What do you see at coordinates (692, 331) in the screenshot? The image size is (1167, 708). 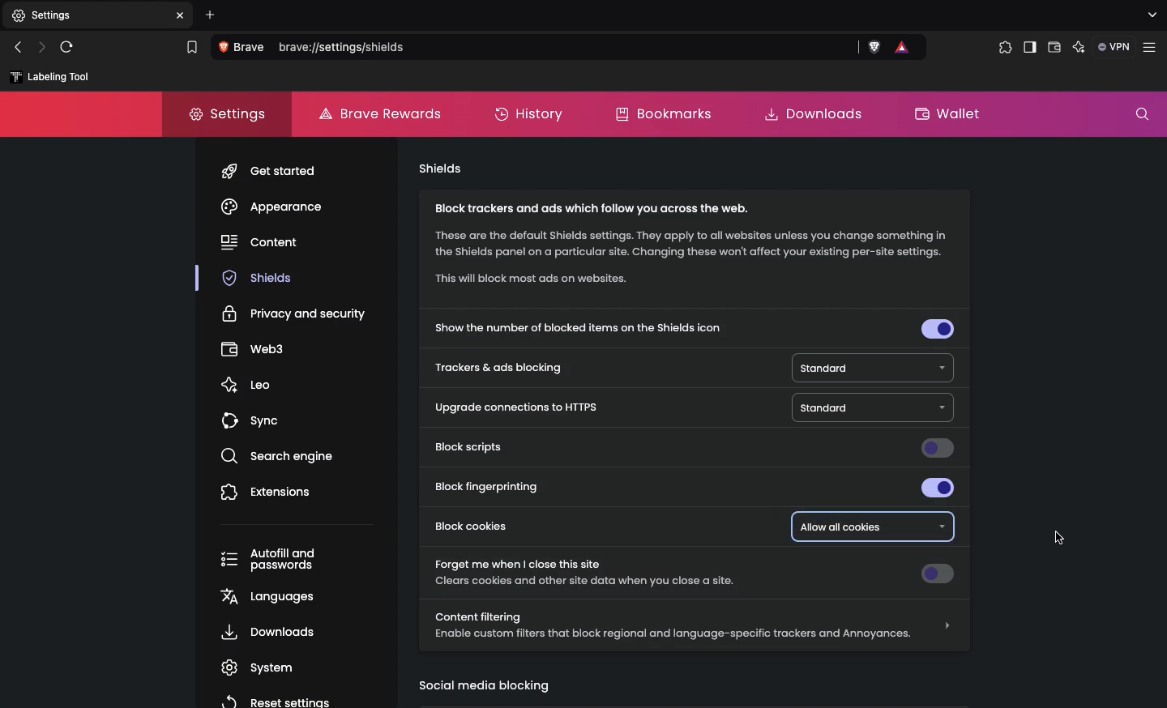 I see `Show the number of blocked items on the shields icon` at bounding box center [692, 331].